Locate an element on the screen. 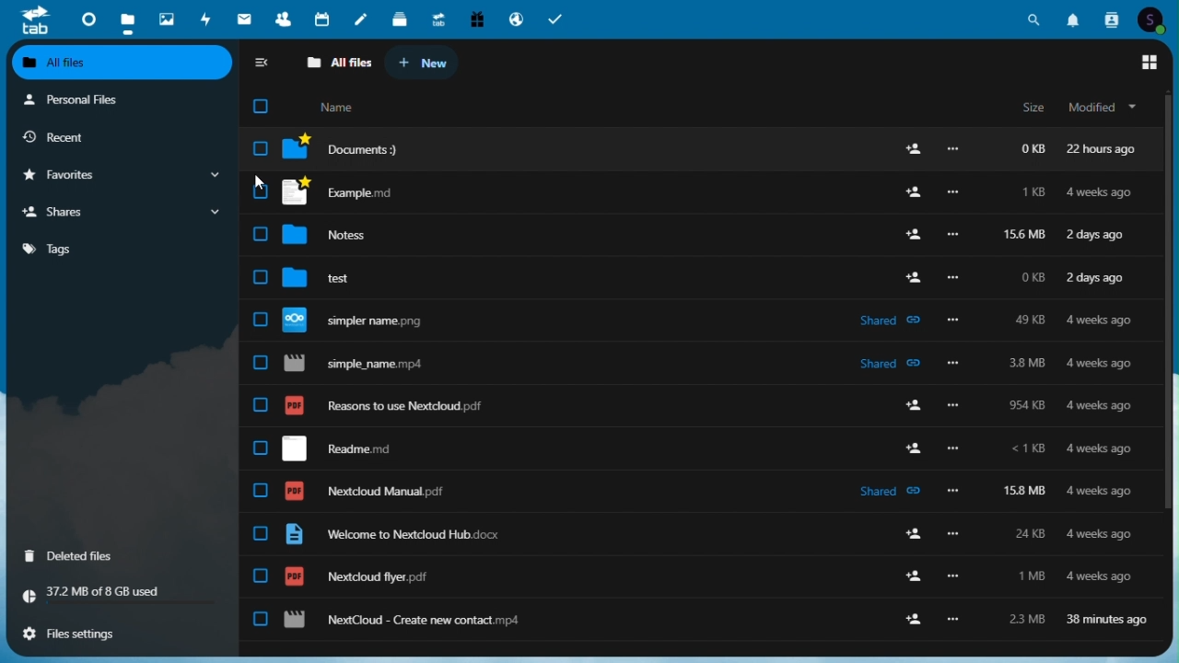 The width and height of the screenshot is (1179, 663). check box is located at coordinates (260, 490).